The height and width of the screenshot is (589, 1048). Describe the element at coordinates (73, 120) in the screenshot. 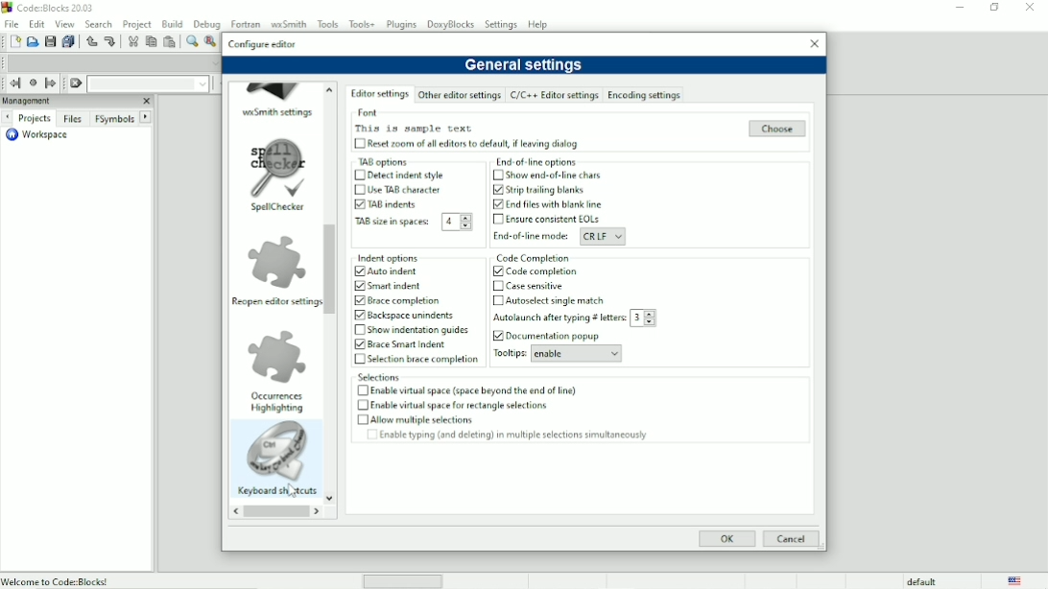

I see `Files` at that location.